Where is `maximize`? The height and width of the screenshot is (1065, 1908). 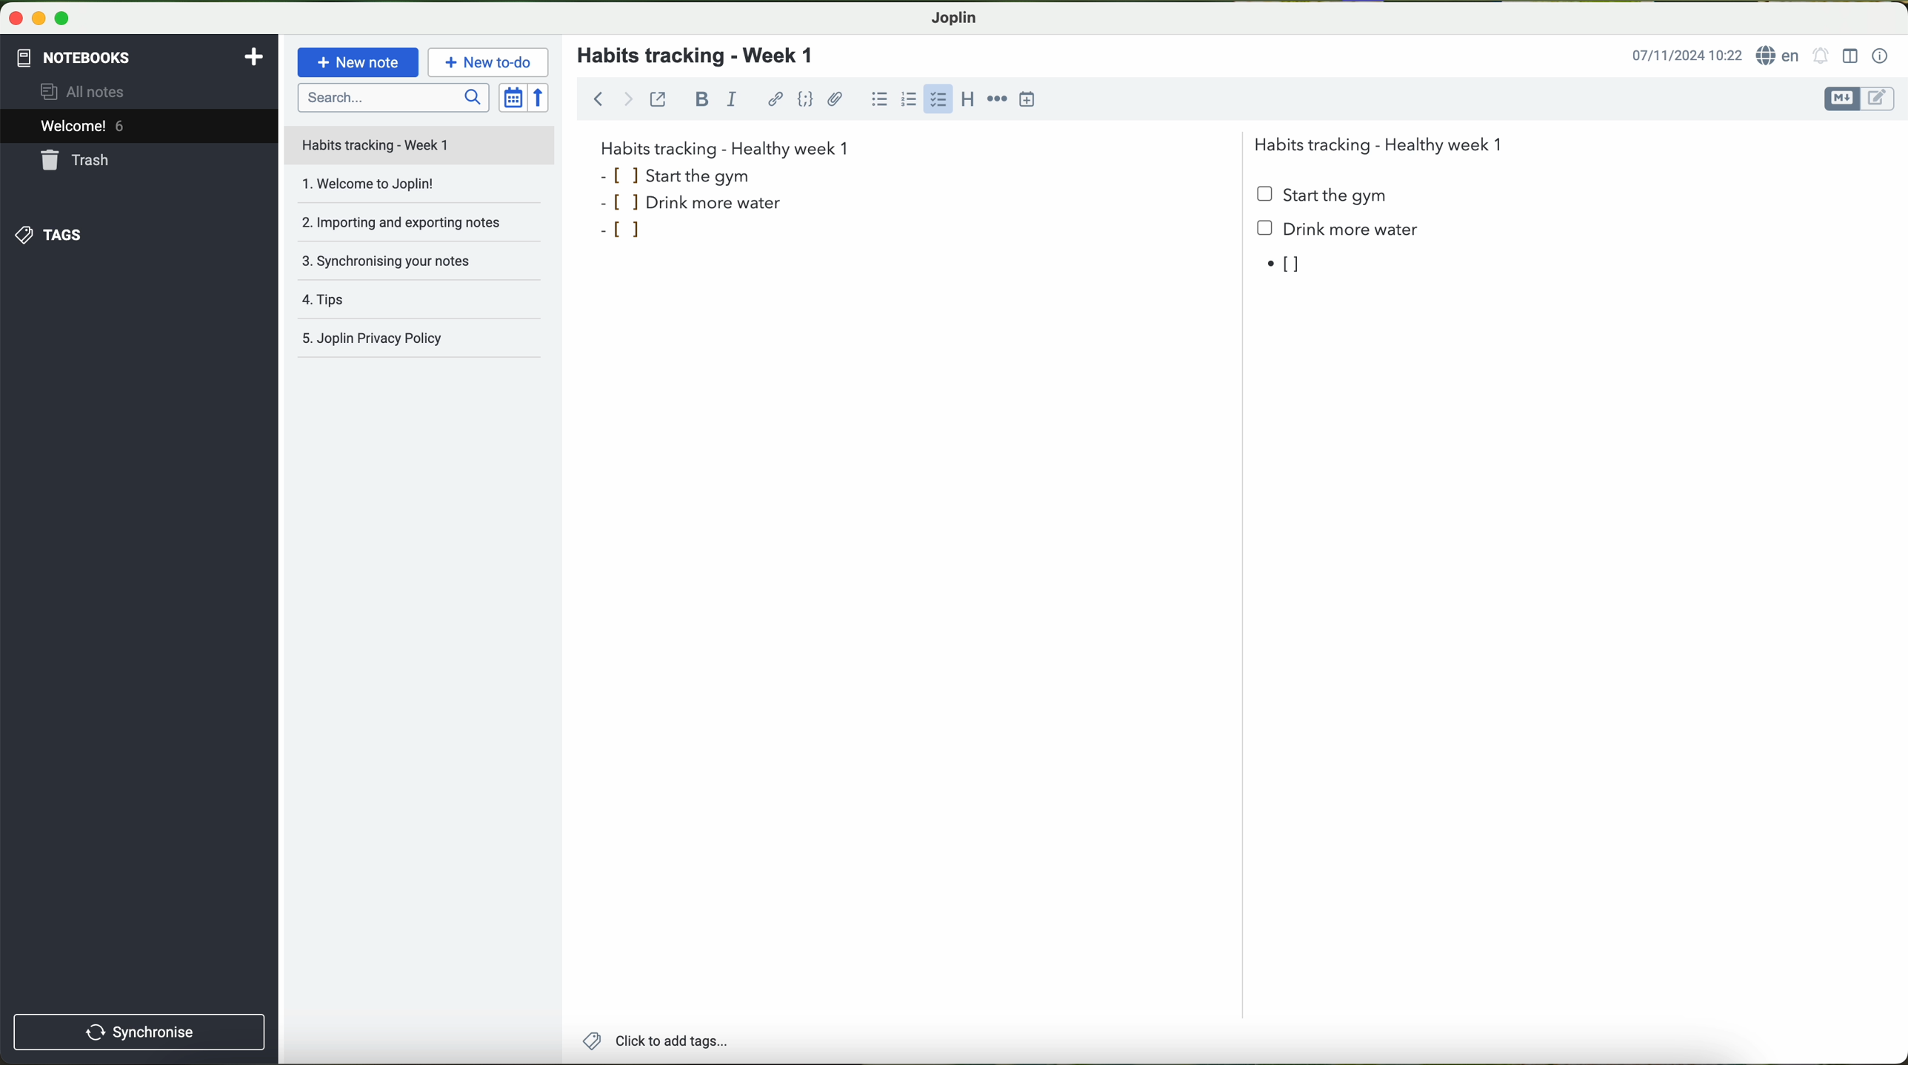
maximize is located at coordinates (63, 18).